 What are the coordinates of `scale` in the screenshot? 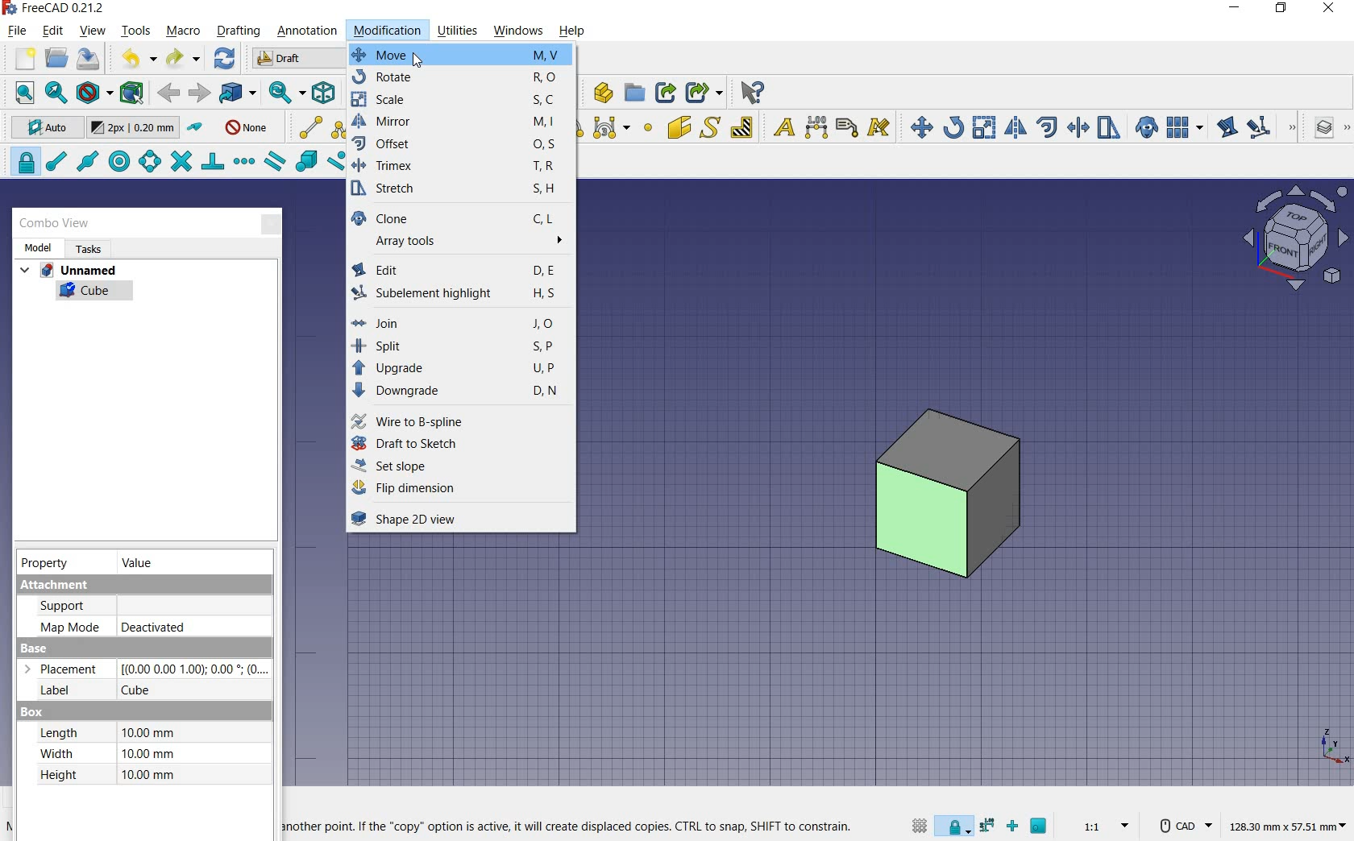 It's located at (463, 103).